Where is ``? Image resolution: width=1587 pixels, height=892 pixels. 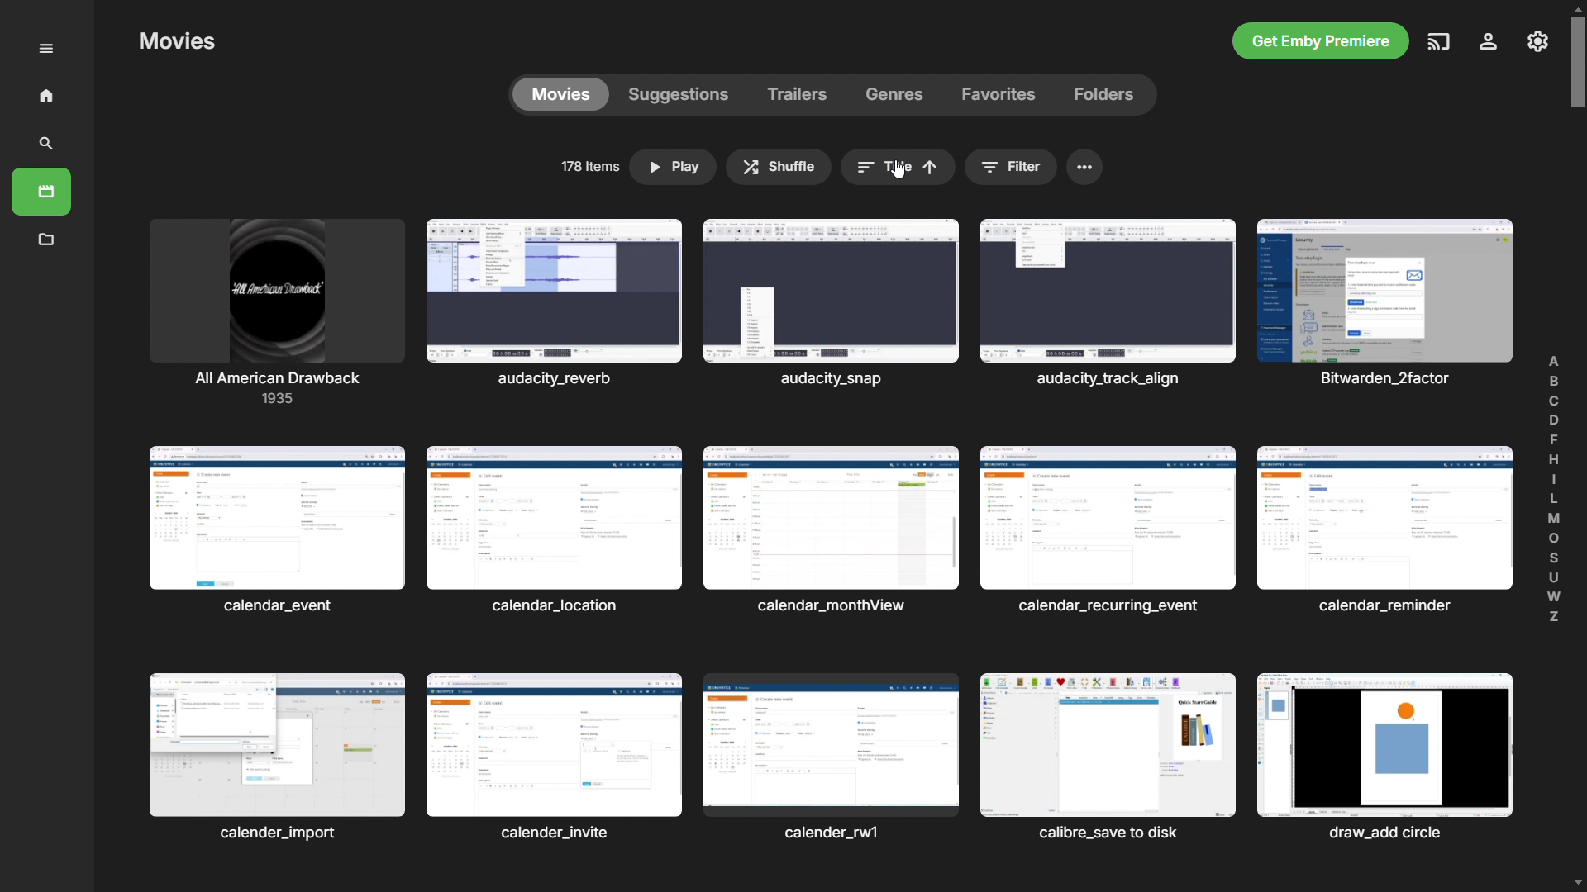
 is located at coordinates (836, 757).